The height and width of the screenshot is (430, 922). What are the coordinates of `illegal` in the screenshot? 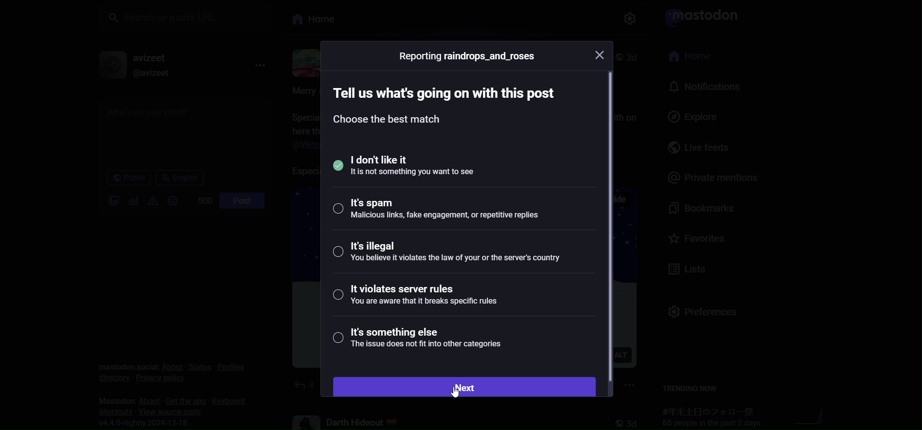 It's located at (448, 251).